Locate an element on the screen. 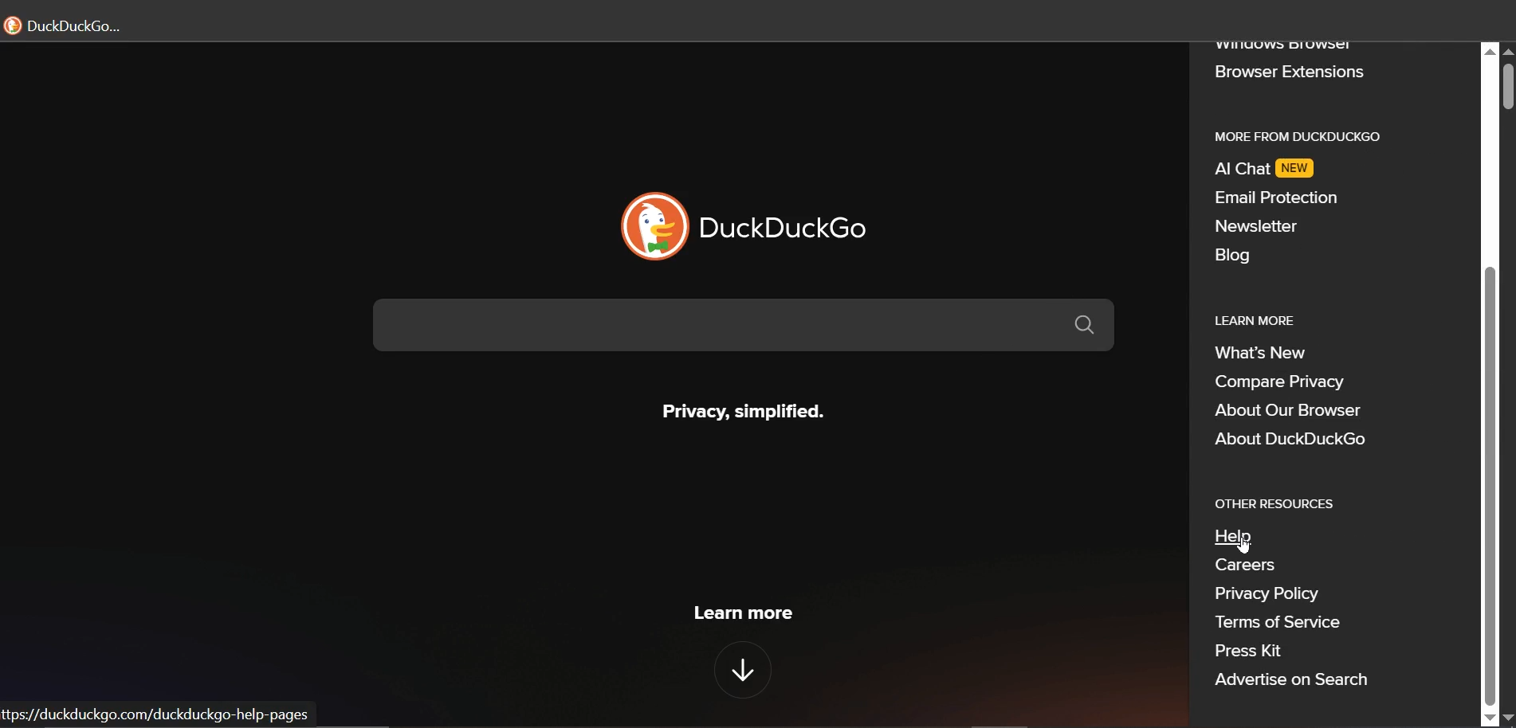 This screenshot has width=1516, height=728. Browser Extensions is located at coordinates (1290, 72).